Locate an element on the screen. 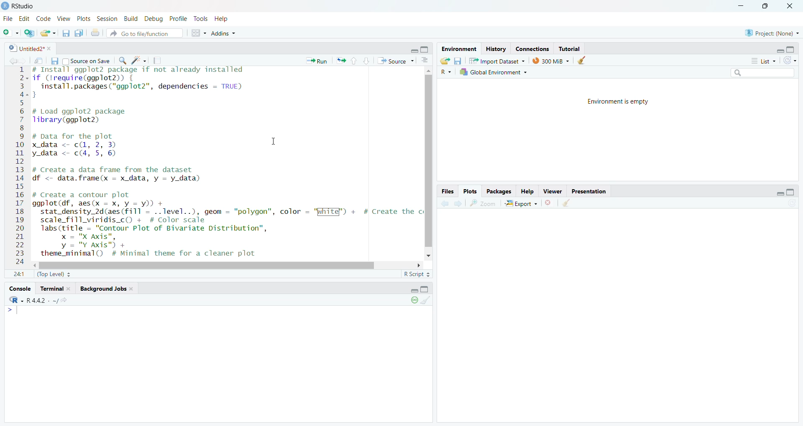 Image resolution: width=803 pixels, height=426 pixels. hide console is located at coordinates (790, 192).